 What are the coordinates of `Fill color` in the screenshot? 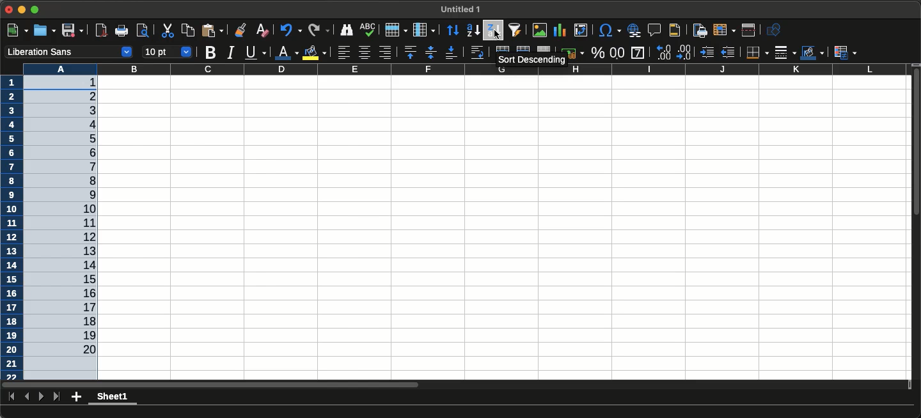 It's located at (314, 53).